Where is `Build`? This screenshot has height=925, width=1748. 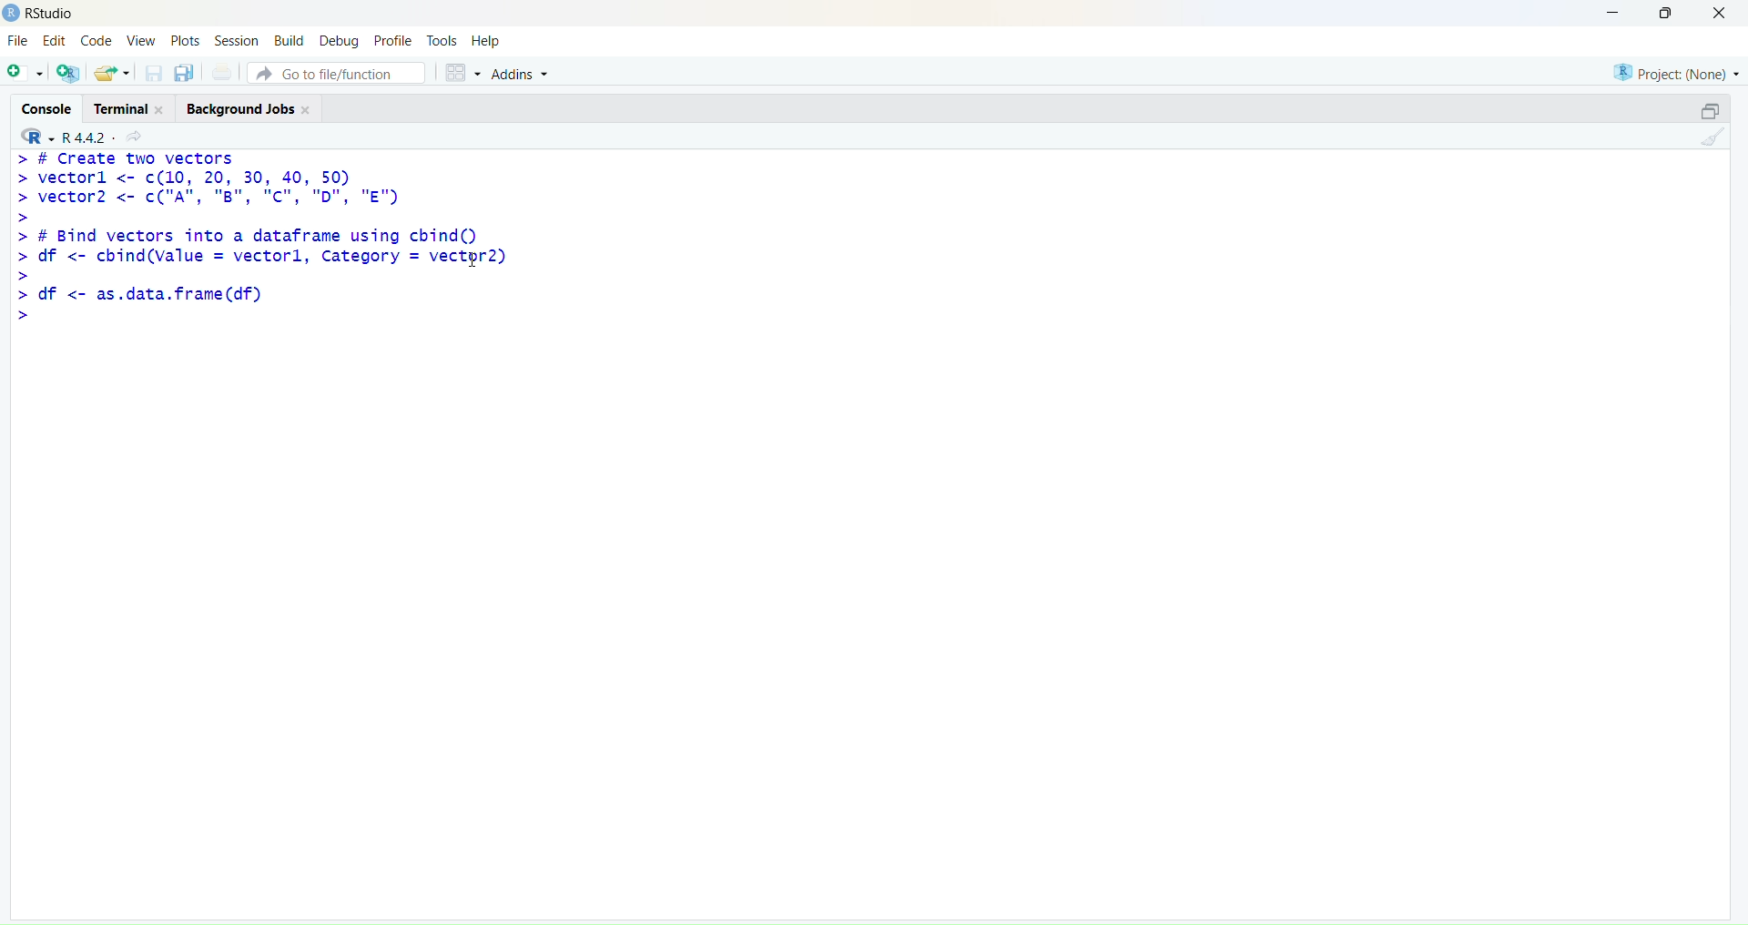 Build is located at coordinates (290, 39).